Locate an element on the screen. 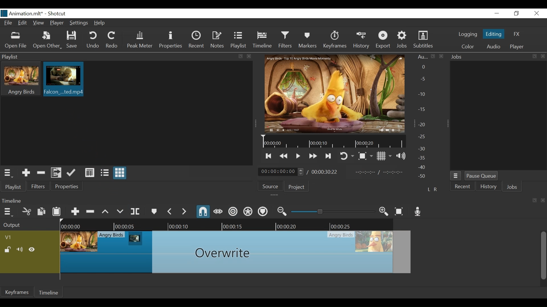  Shotcut is located at coordinates (59, 14).